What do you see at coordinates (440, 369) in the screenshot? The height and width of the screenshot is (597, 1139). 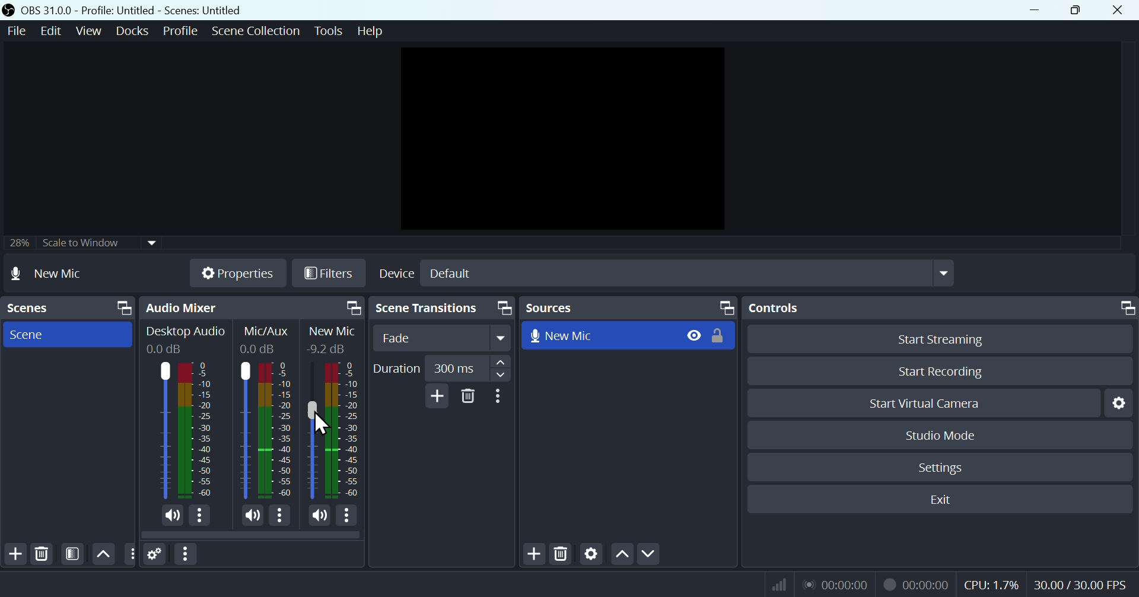 I see `Duration` at bounding box center [440, 369].